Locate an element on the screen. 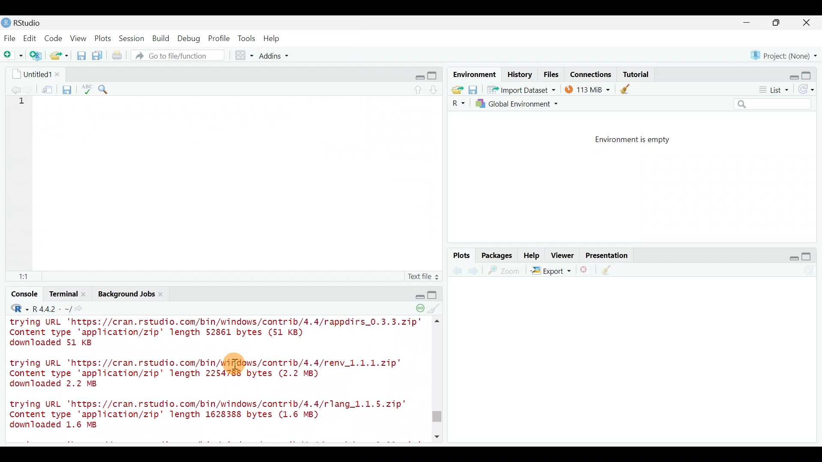 Image resolution: width=822 pixels, height=462 pixels. Project (none) is located at coordinates (786, 54).